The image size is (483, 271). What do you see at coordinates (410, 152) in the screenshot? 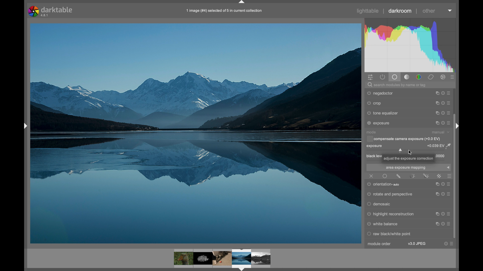
I see `cursor` at bounding box center [410, 152].